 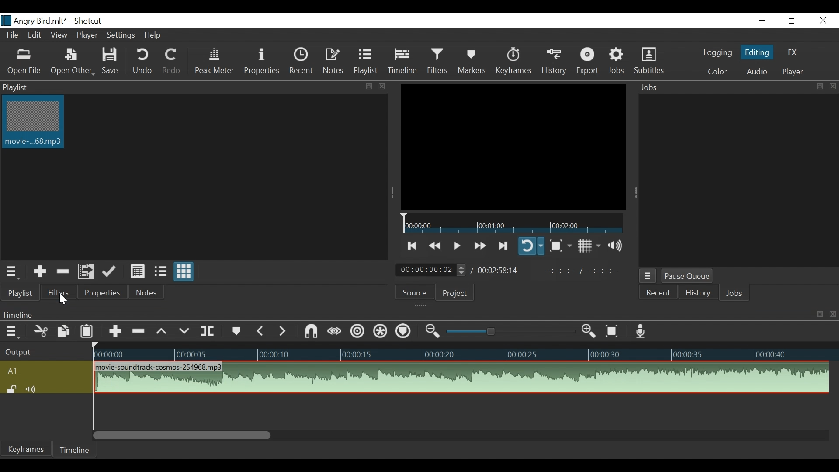 I want to click on Recent, so click(x=302, y=60).